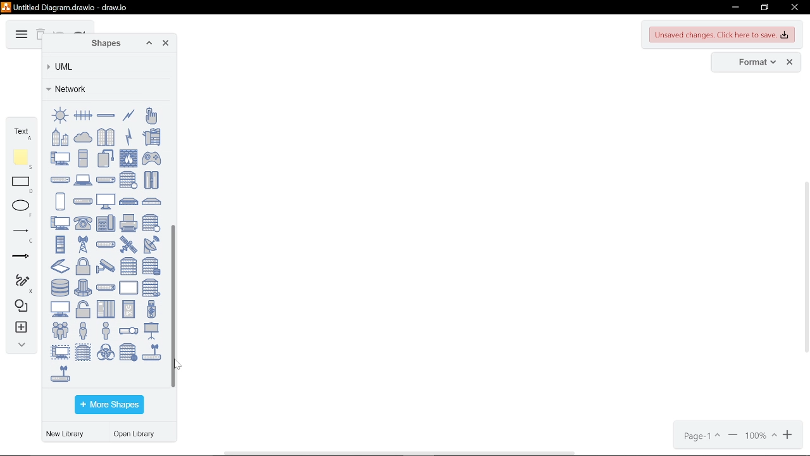  I want to click on open library, so click(137, 435).